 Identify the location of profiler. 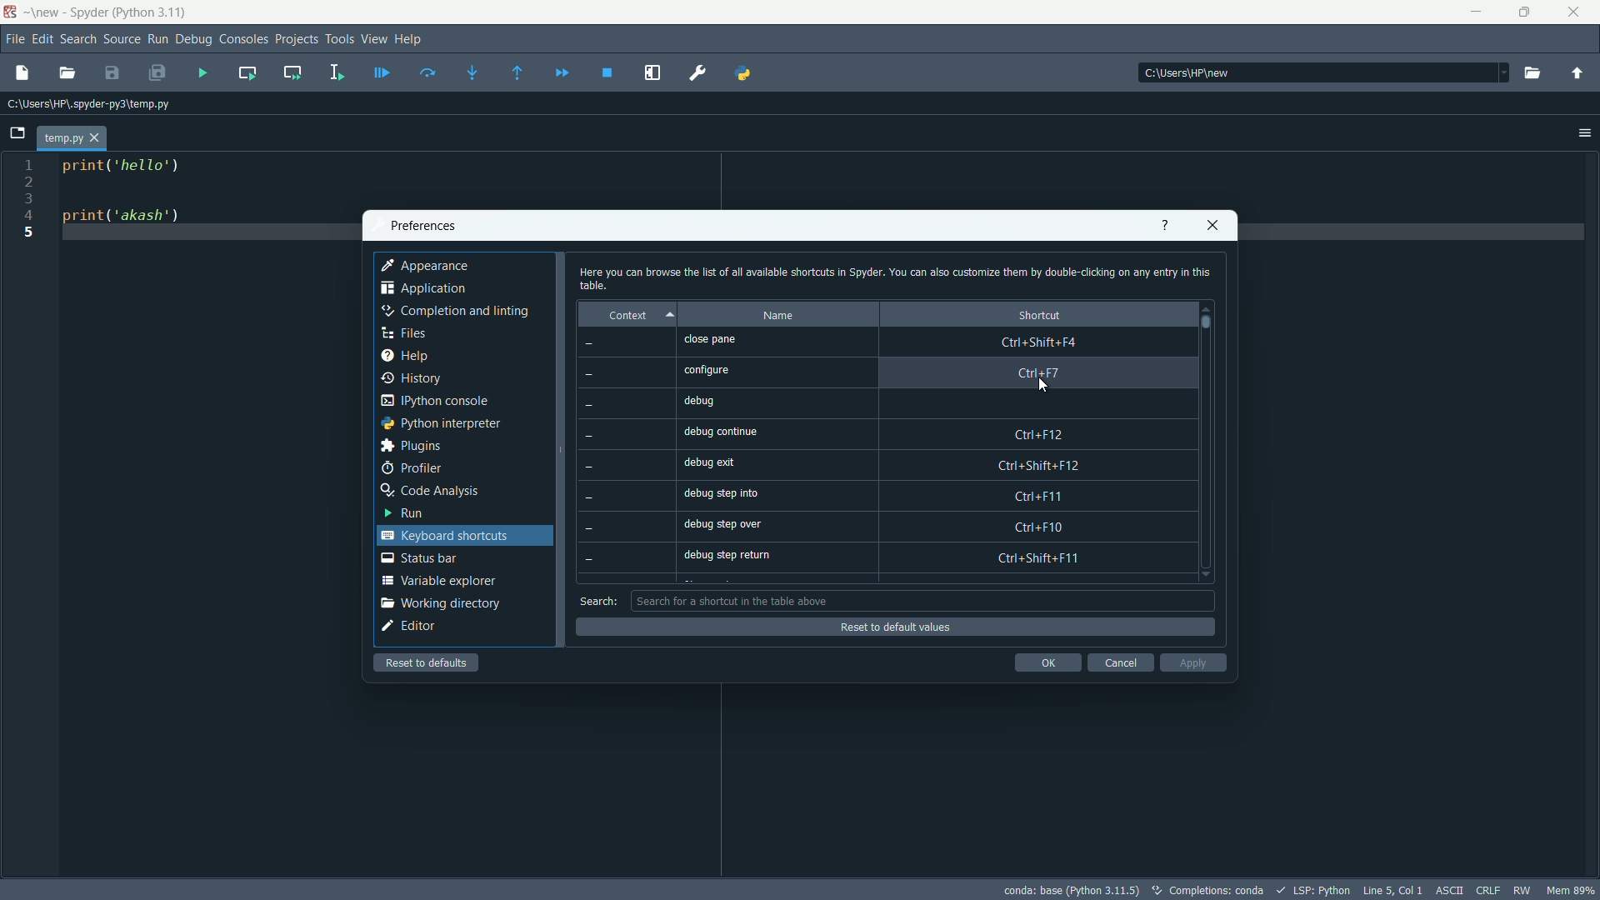
(411, 468).